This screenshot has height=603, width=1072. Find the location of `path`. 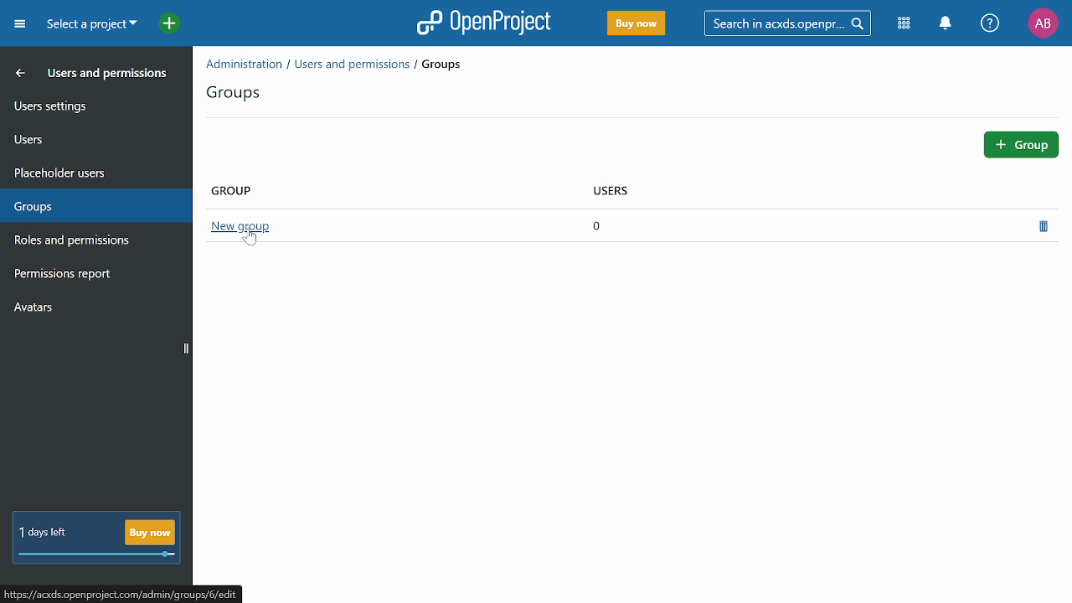

path is located at coordinates (123, 593).